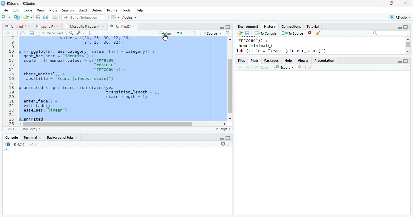 Image resolution: width=413 pixels, height=217 pixels. What do you see at coordinates (30, 27) in the screenshot?
I see `close` at bounding box center [30, 27].